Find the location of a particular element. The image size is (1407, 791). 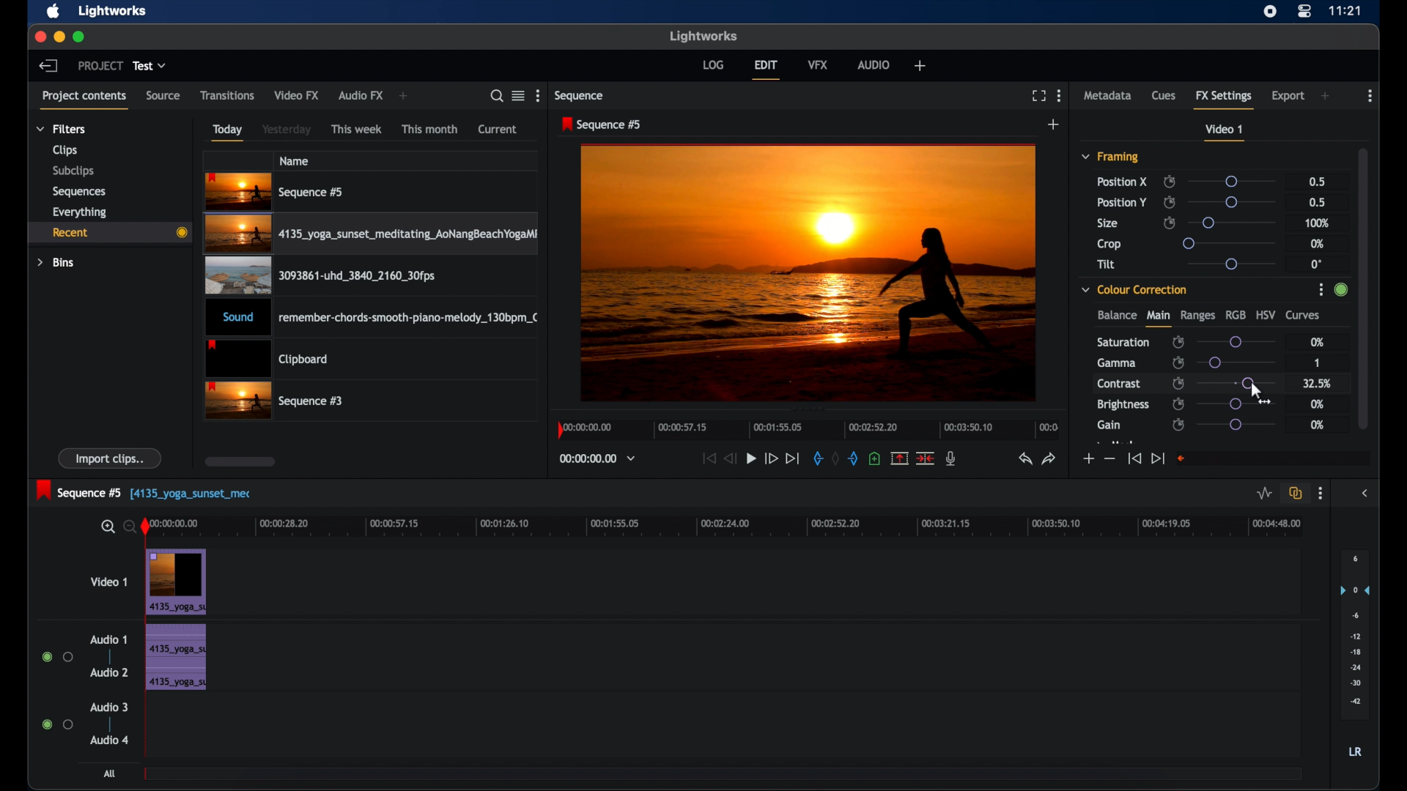

timeline is located at coordinates (809, 428).